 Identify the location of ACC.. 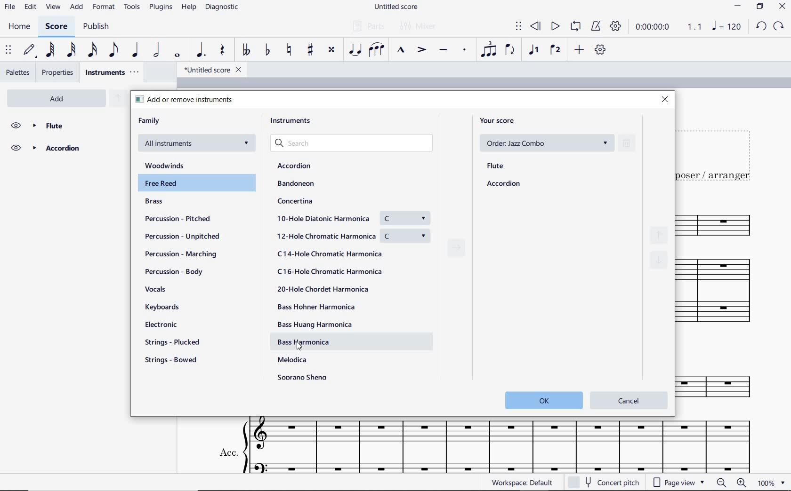
(484, 446).